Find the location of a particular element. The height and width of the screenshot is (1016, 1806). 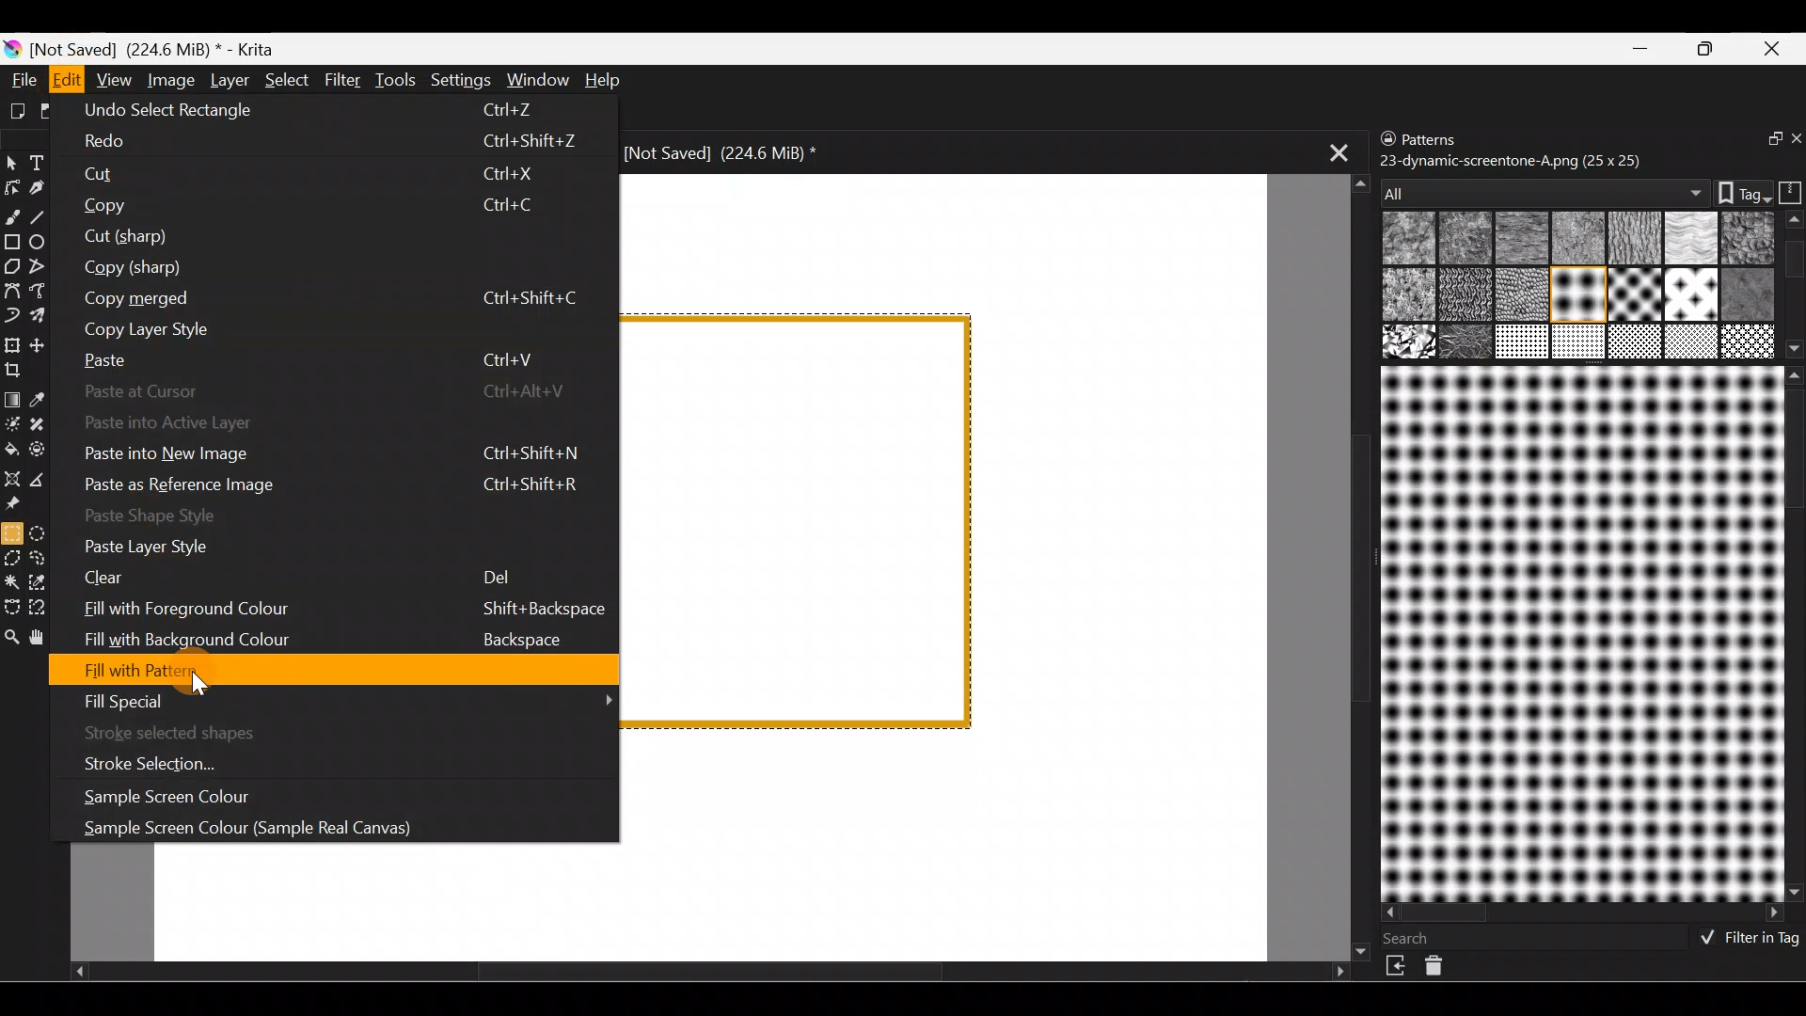

Scroll tab is located at coordinates (709, 976).